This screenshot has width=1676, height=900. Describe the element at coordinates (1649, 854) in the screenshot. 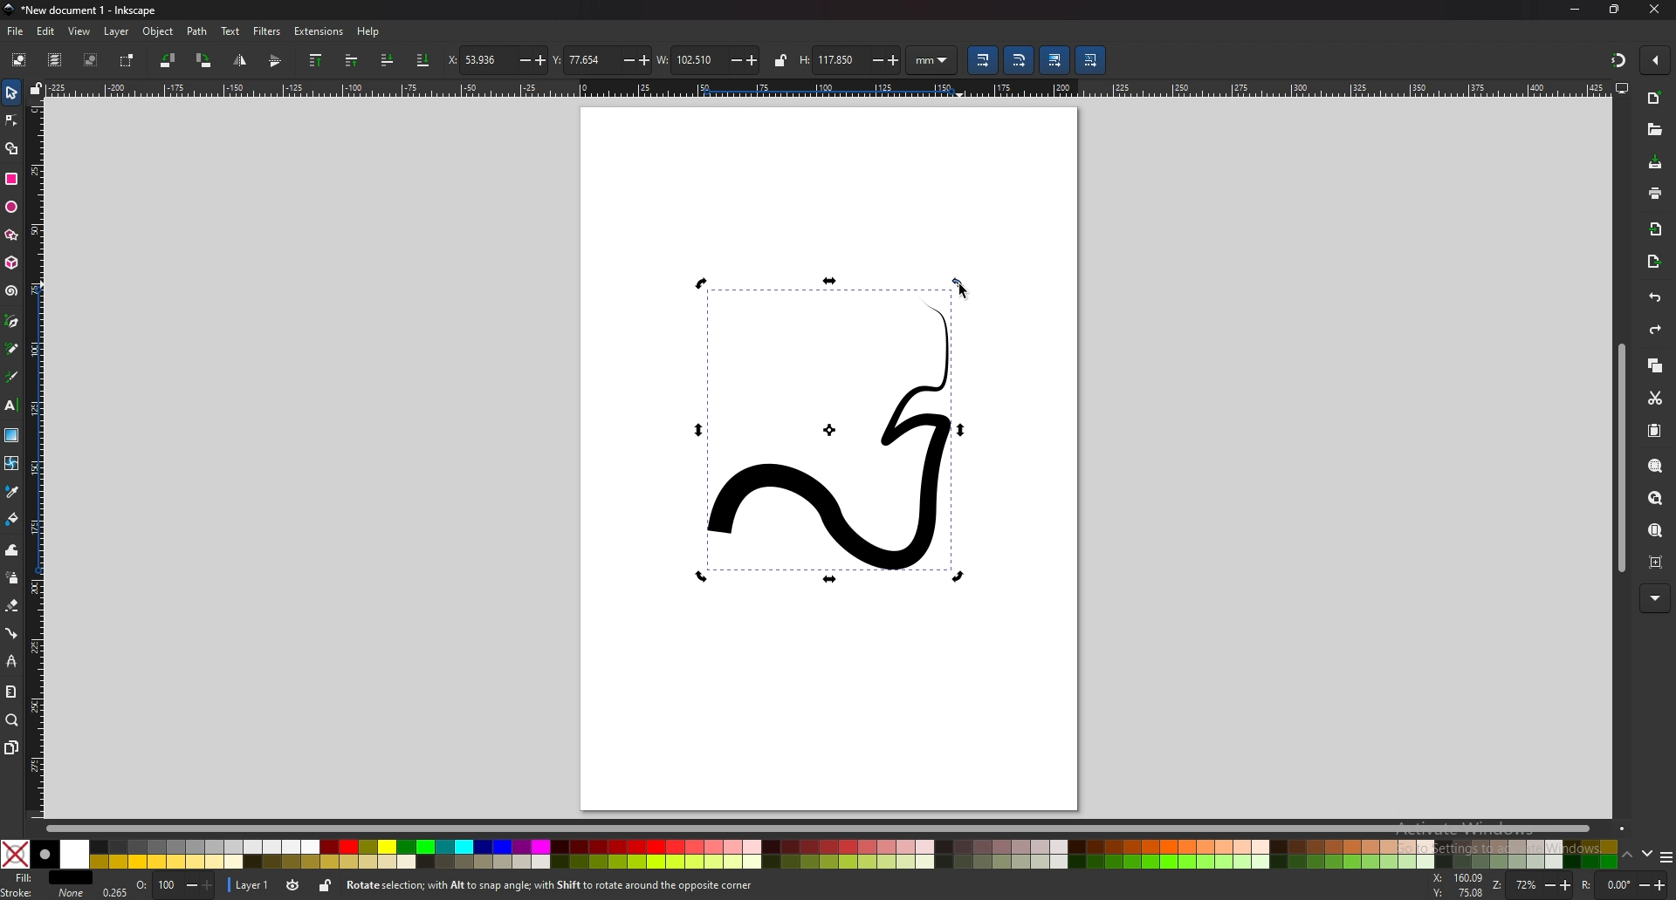

I see `down` at that location.